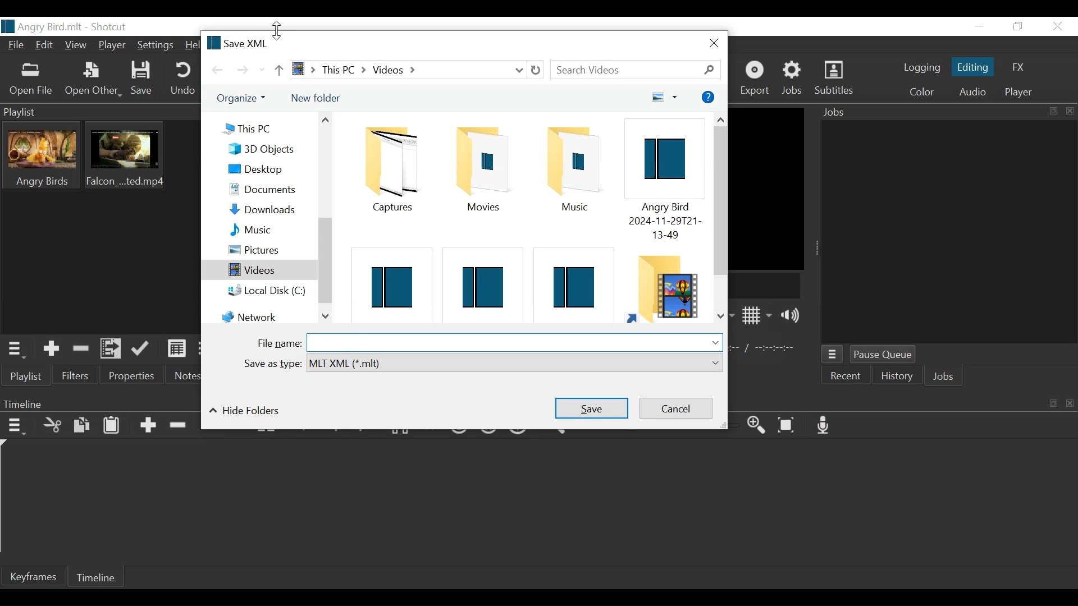  I want to click on Pause Queue, so click(887, 355).